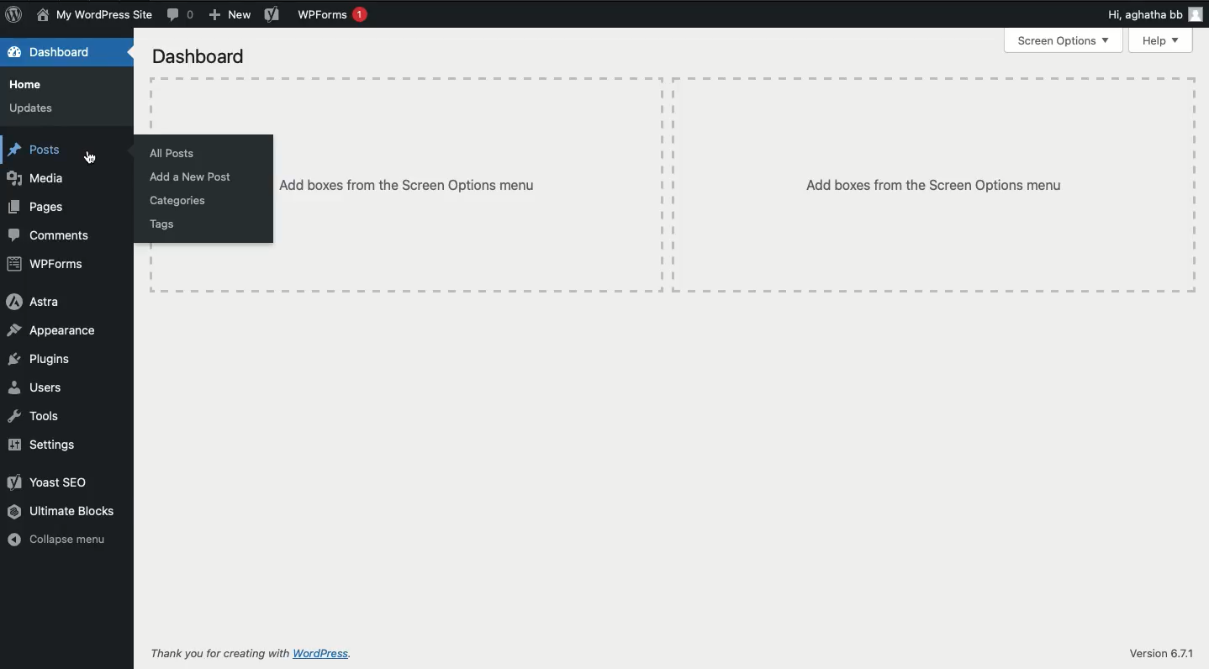 This screenshot has width=1209, height=669. Describe the element at coordinates (332, 16) in the screenshot. I see `WPForms` at that location.